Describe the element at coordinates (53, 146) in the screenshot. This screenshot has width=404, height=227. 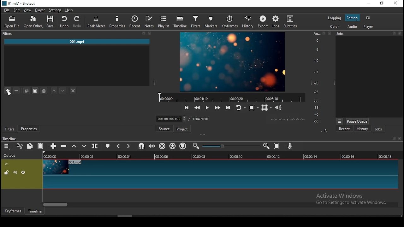
I see `append` at that location.